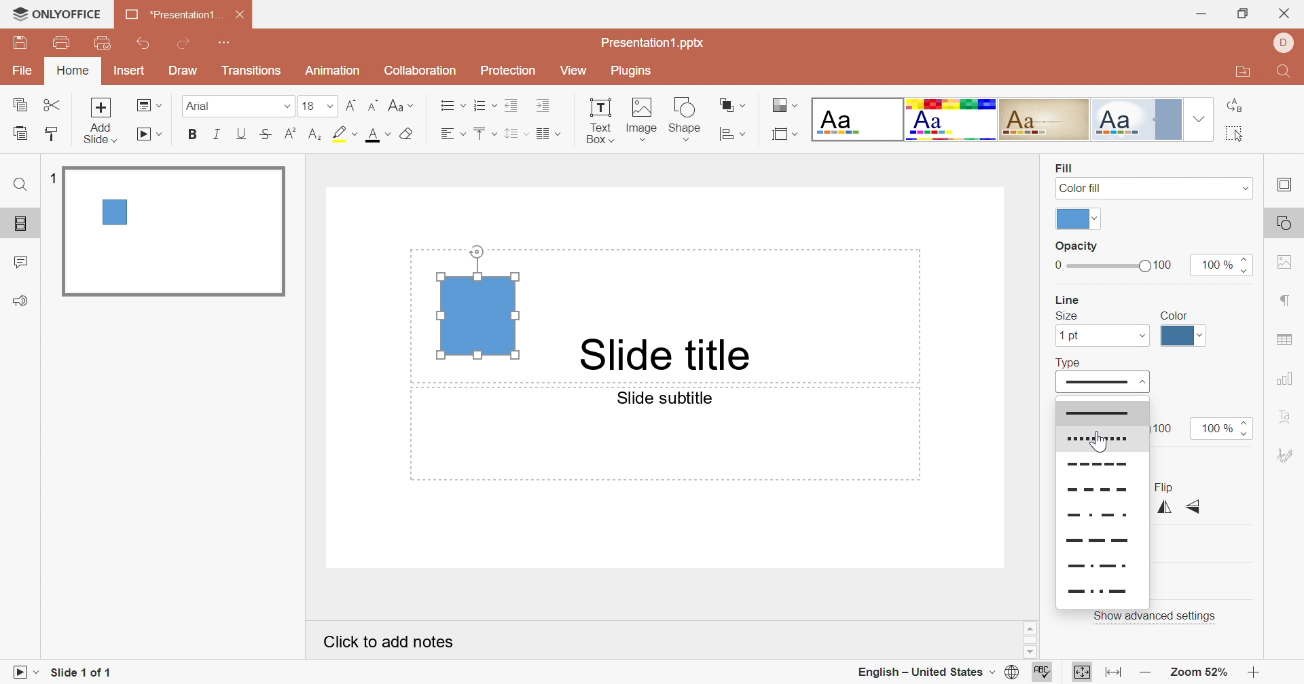 The image size is (1304, 684). Describe the element at coordinates (21, 44) in the screenshot. I see `Save` at that location.